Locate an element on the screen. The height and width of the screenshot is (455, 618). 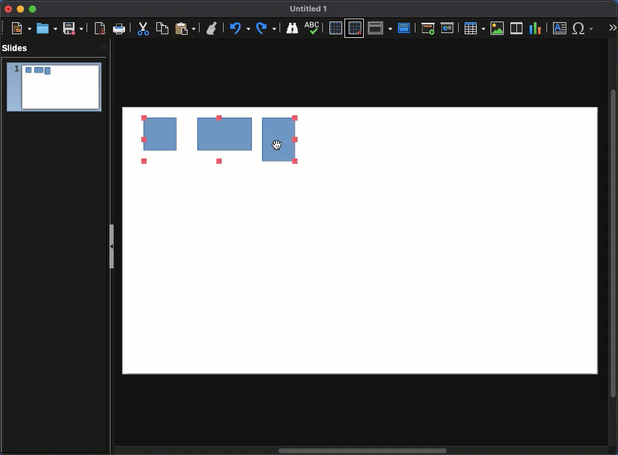
Snap to grid is located at coordinates (355, 29).